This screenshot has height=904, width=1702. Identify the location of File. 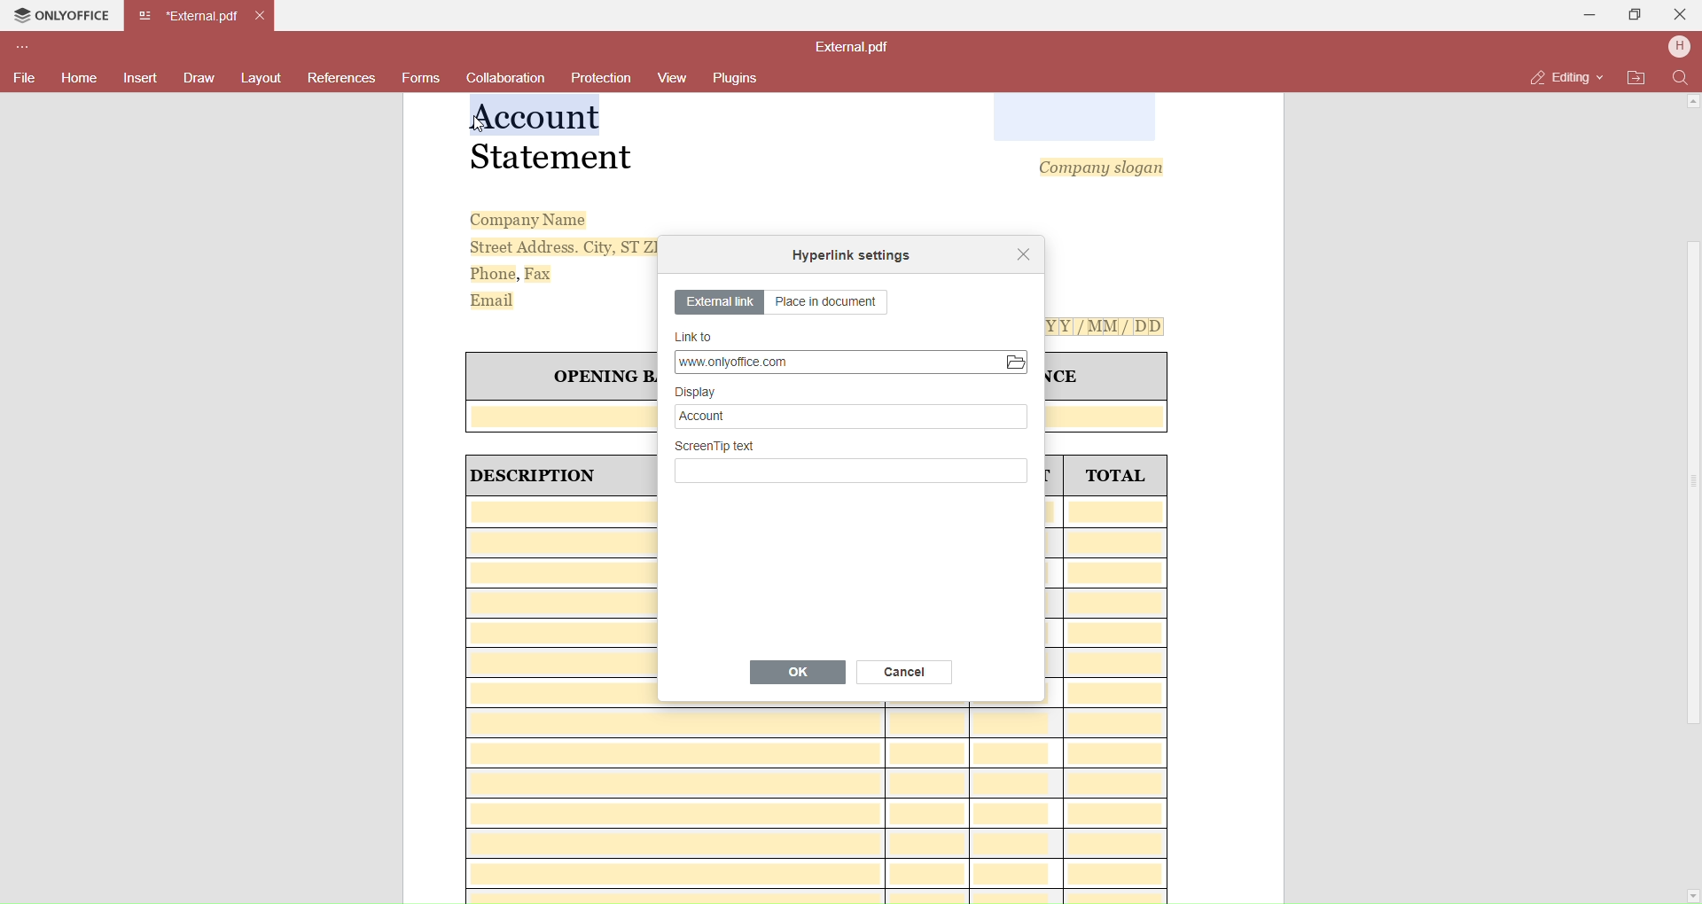
(25, 79).